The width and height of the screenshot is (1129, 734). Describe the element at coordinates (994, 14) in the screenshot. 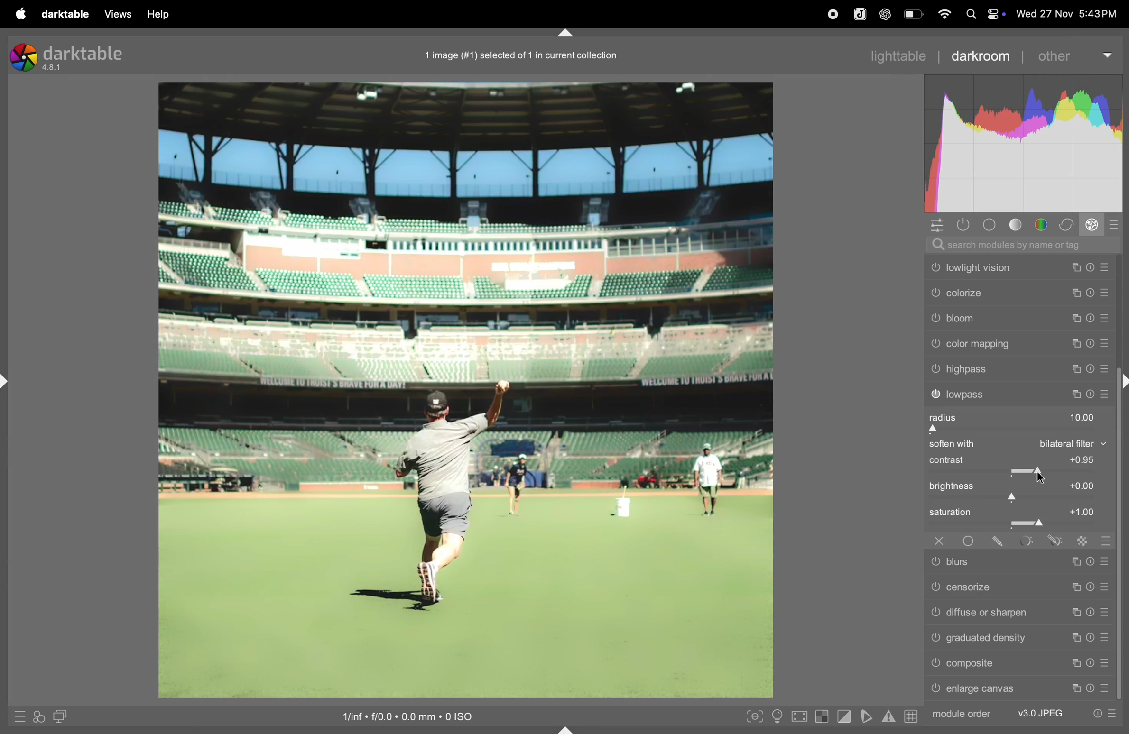

I see `apple widgets` at that location.